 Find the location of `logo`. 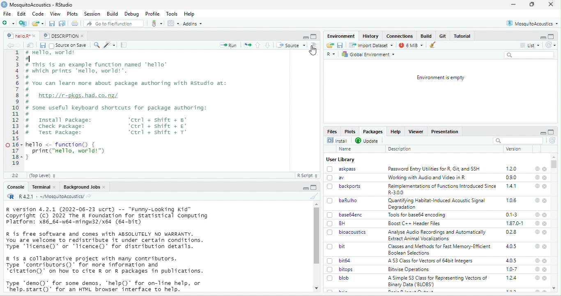

logo is located at coordinates (4, 5).